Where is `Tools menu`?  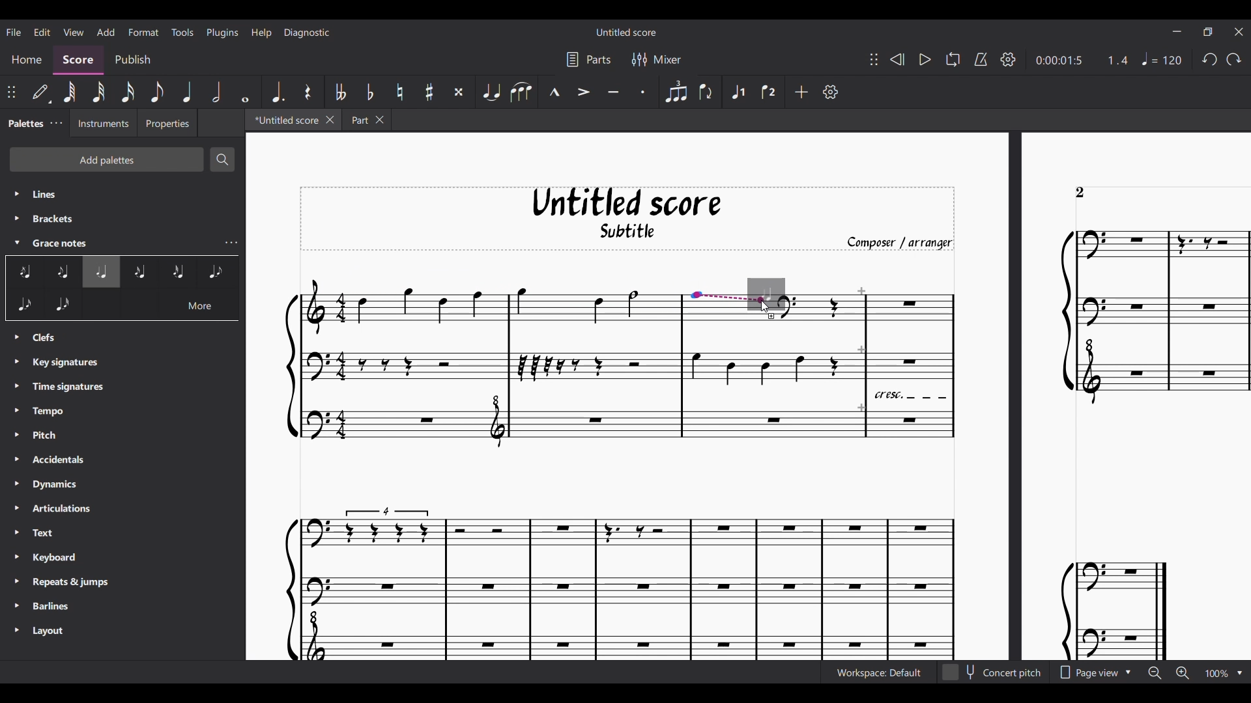 Tools menu is located at coordinates (183, 32).